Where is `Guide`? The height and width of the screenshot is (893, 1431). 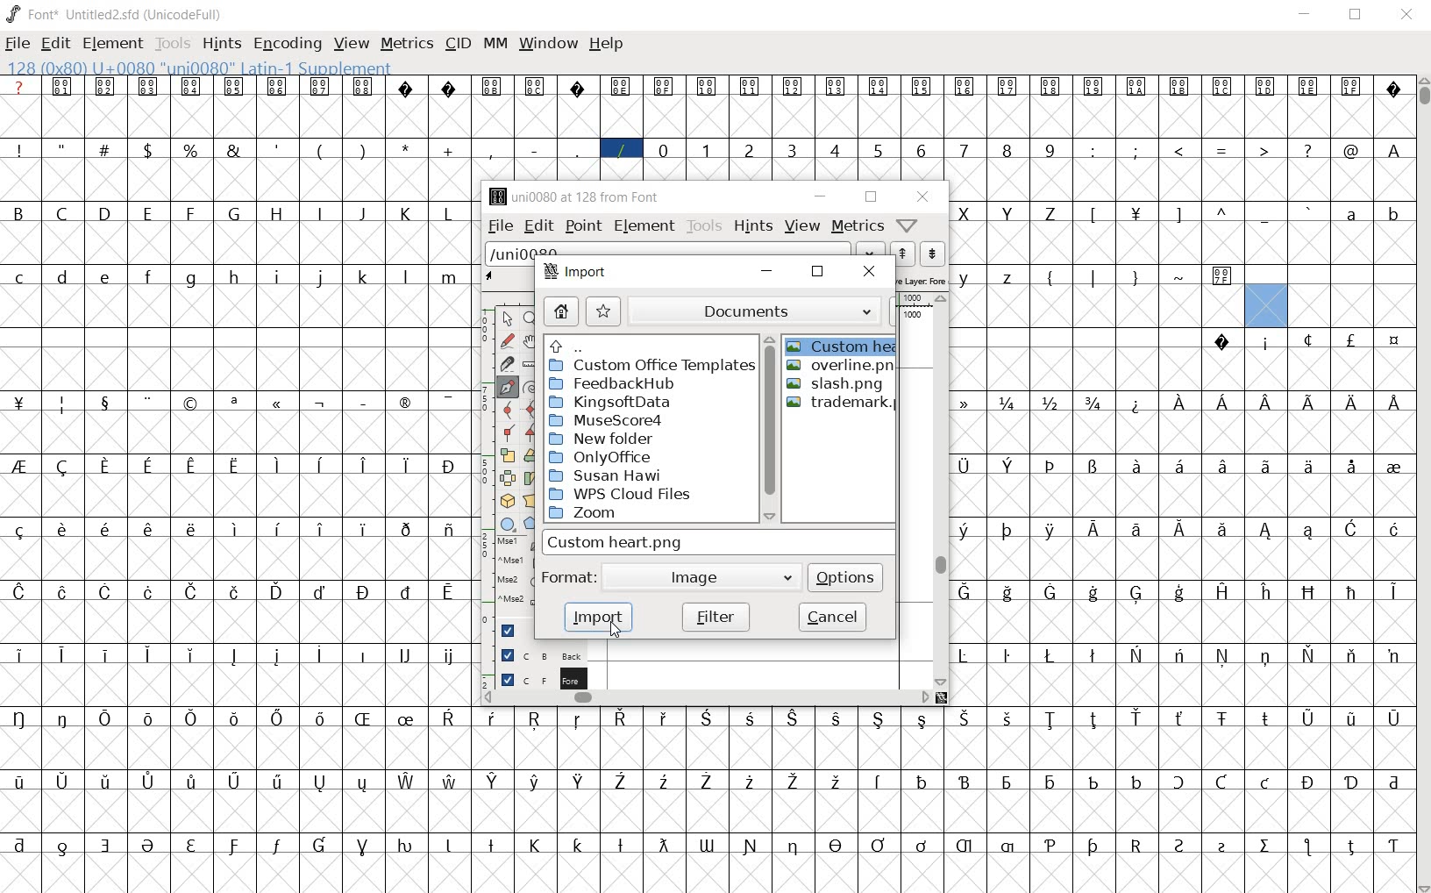 Guide is located at coordinates (505, 630).